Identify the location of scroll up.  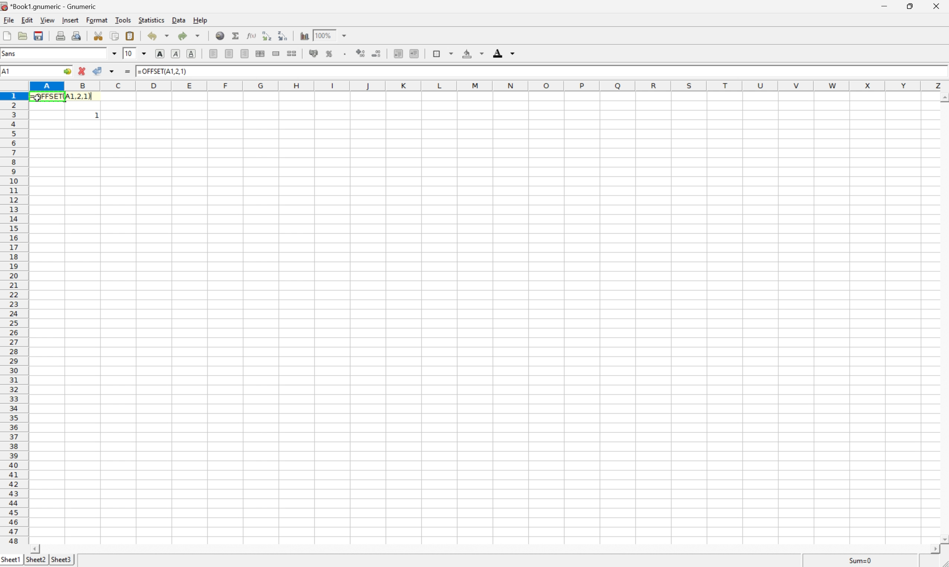
(943, 99).